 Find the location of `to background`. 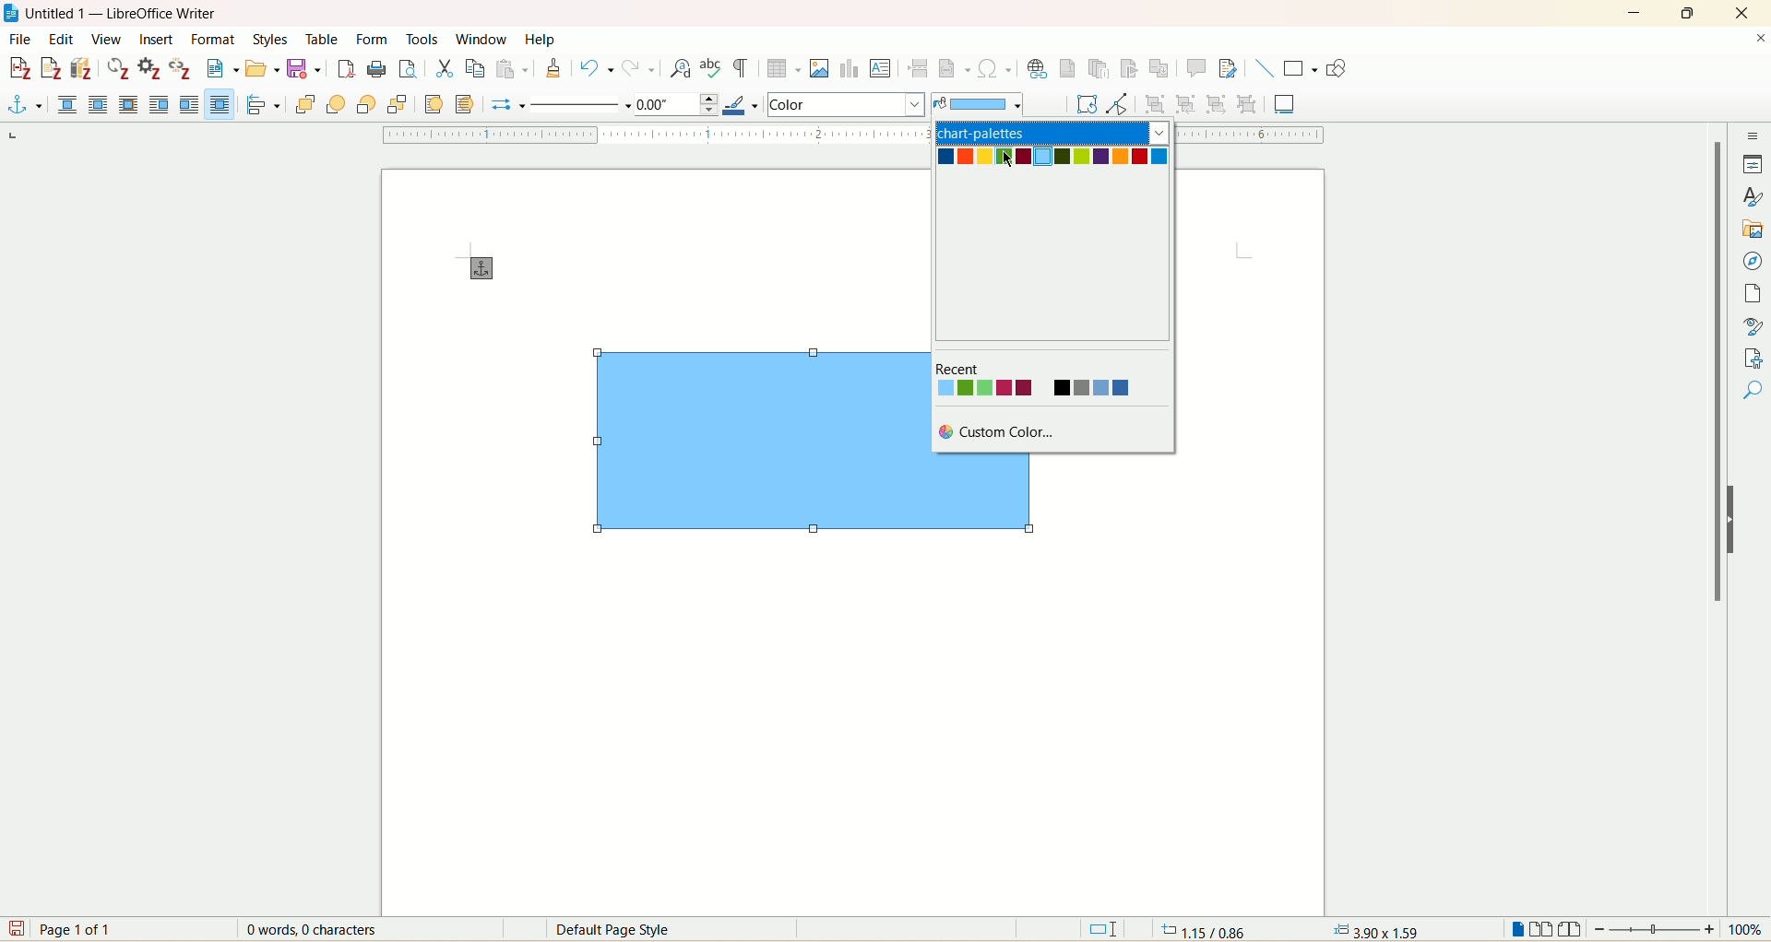

to background is located at coordinates (468, 104).